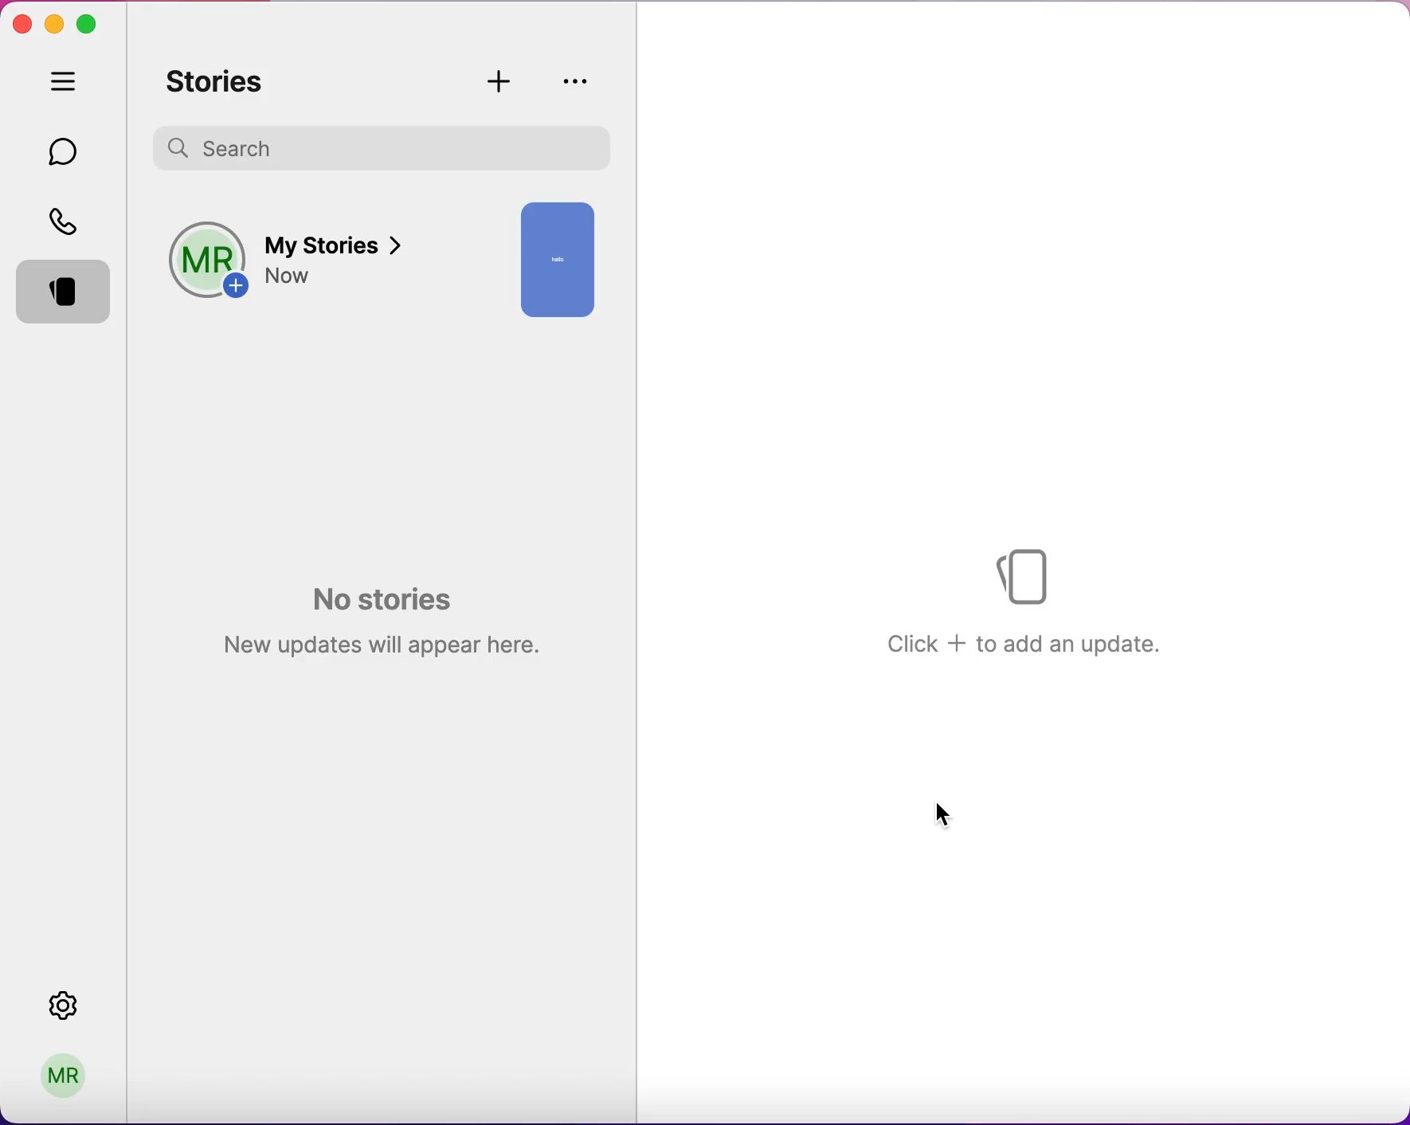  What do you see at coordinates (319, 275) in the screenshot?
I see `add a story` at bounding box center [319, 275].